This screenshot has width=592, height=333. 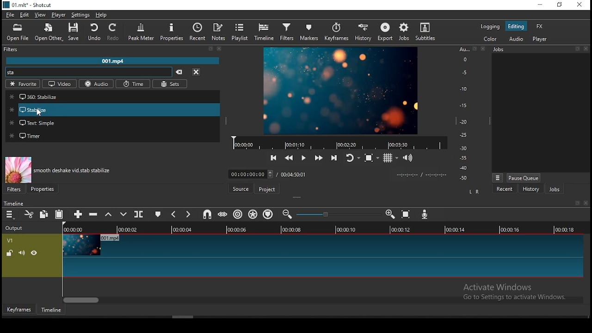 I want to click on timeline menu, so click(x=11, y=215).